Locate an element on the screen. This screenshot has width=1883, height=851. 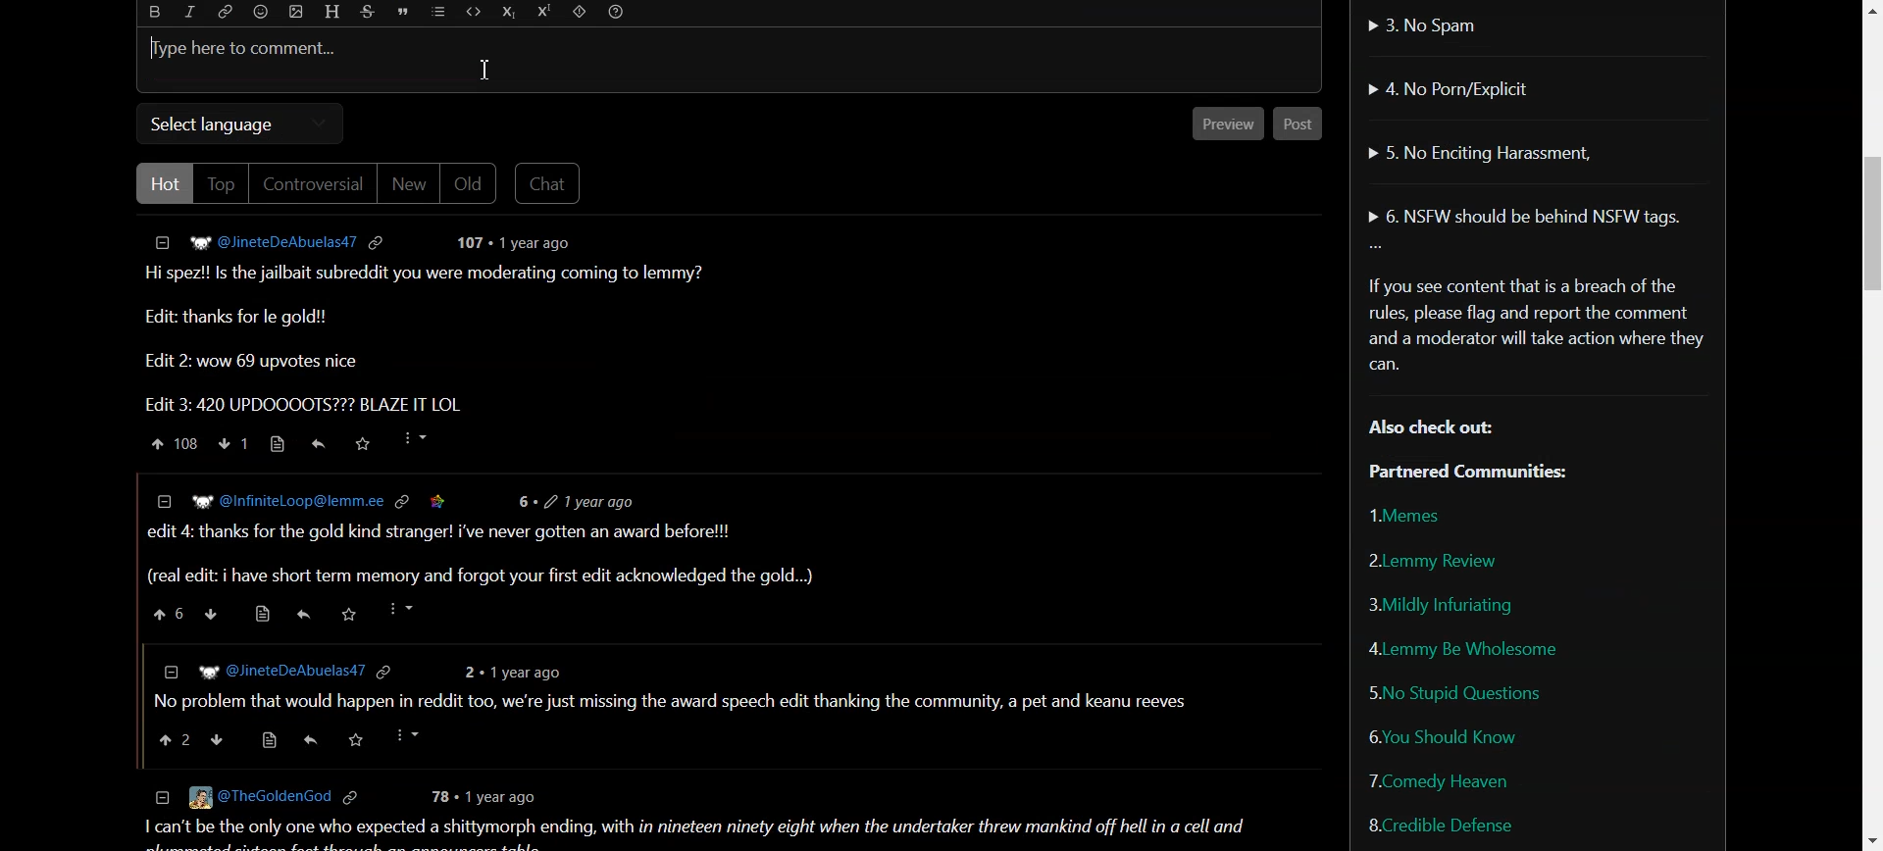
Mildly Infuriating is located at coordinates (1440, 605).